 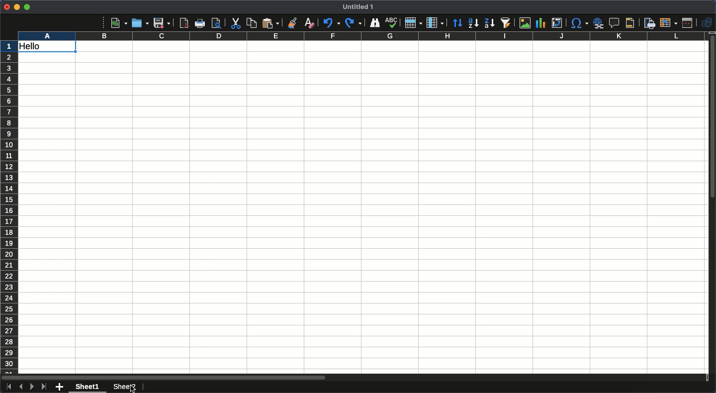 I want to click on A1 selected, so click(x=47, y=47).